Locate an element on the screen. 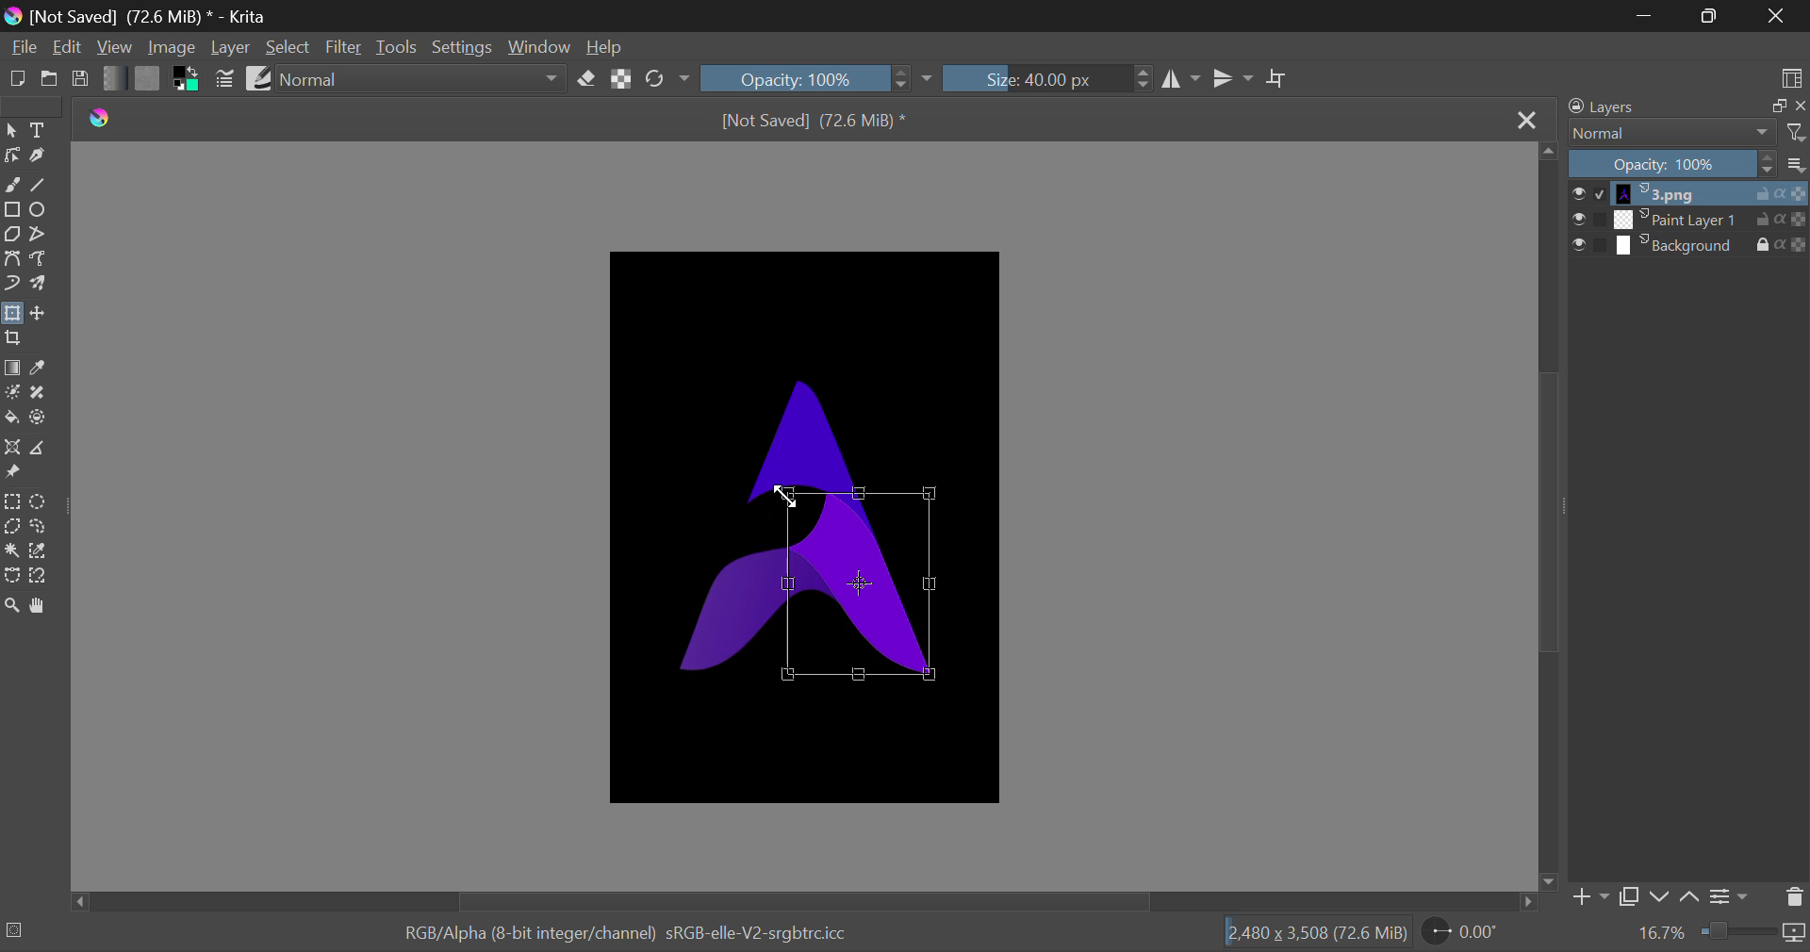  Magnetic Curve Selection is located at coordinates (41, 577).